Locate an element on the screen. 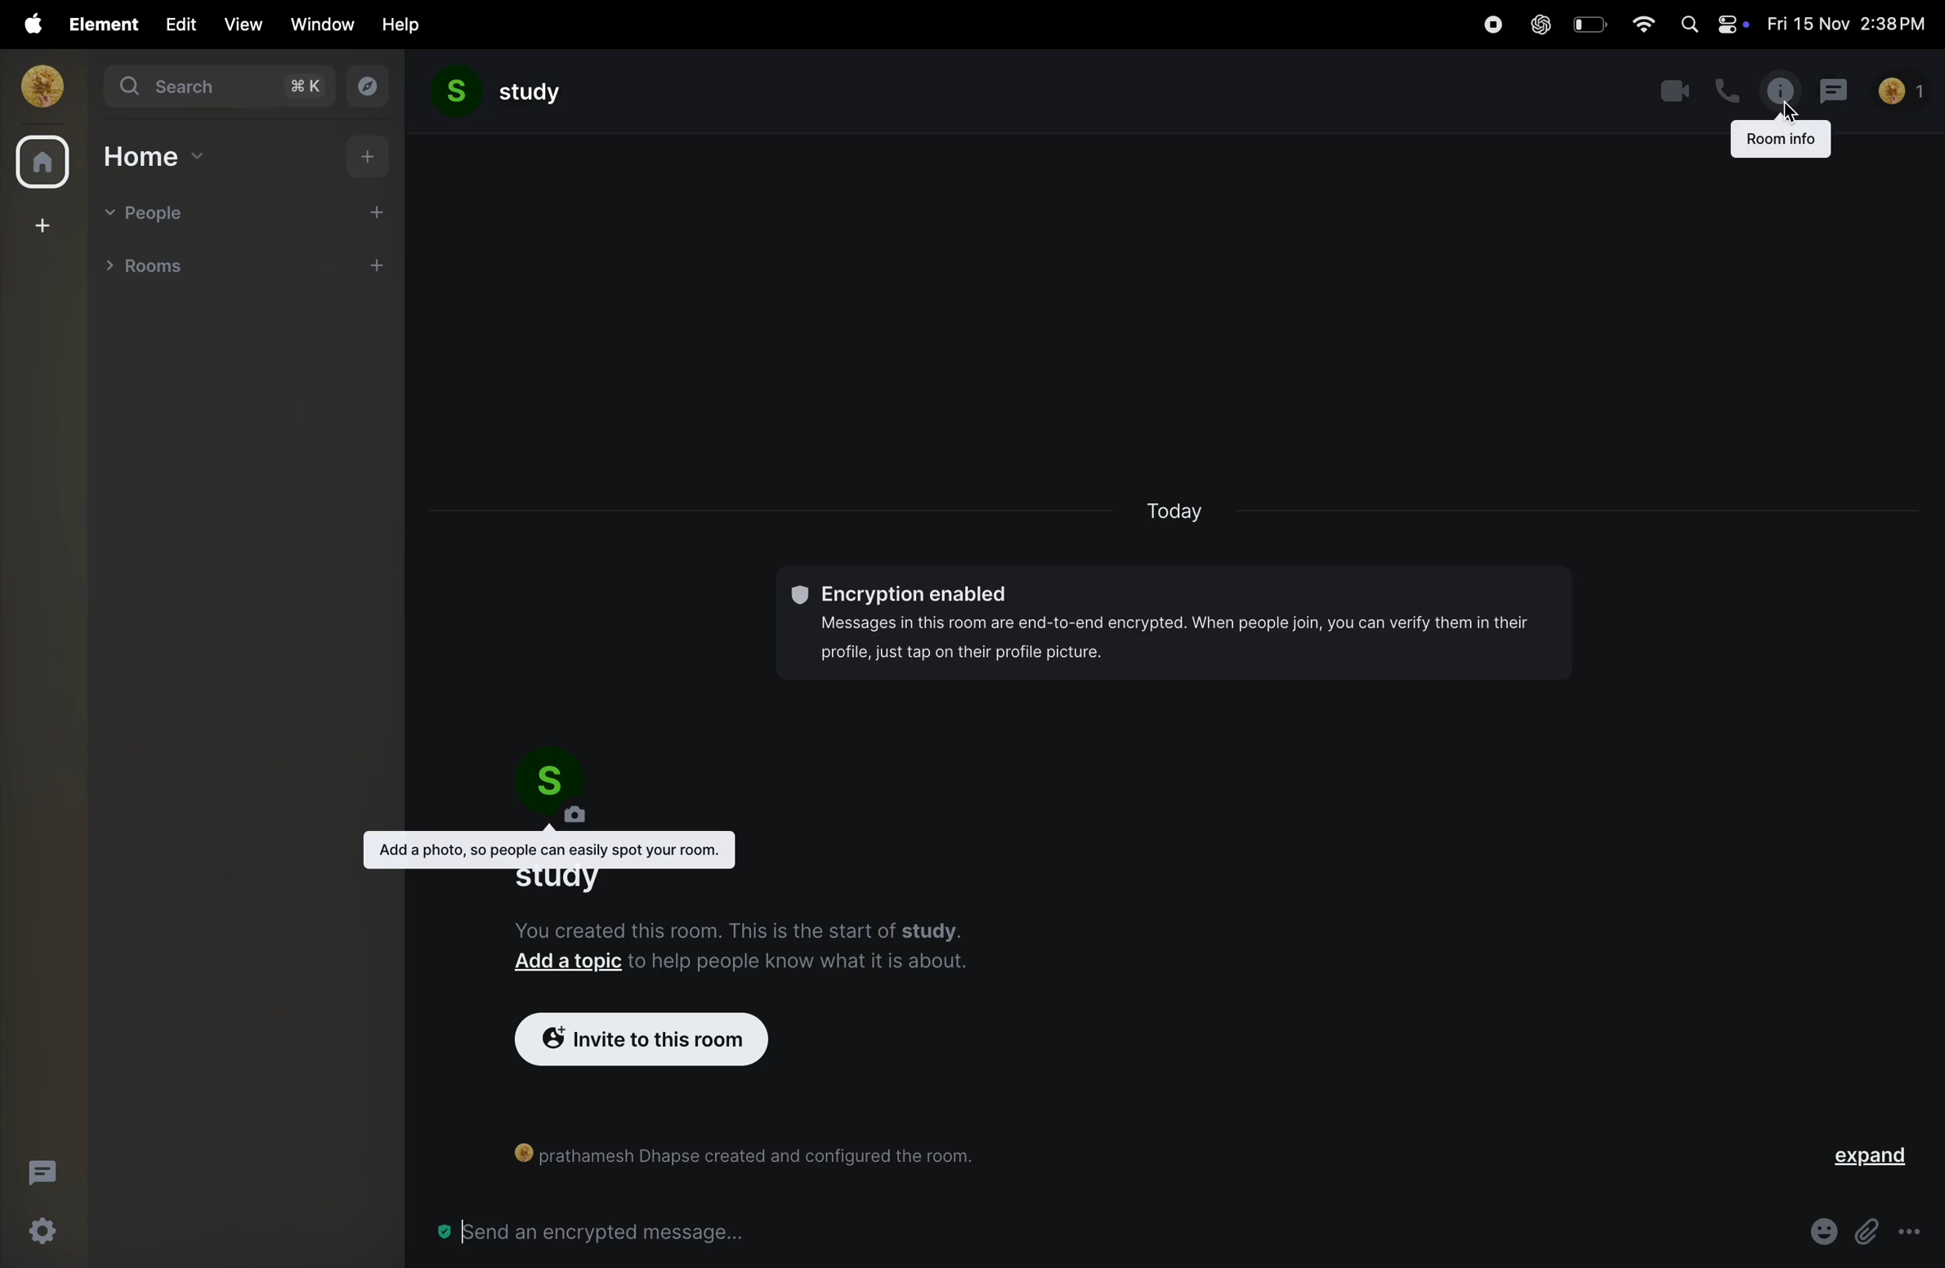 The height and width of the screenshot is (1268, 1945). people is located at coordinates (152, 215).